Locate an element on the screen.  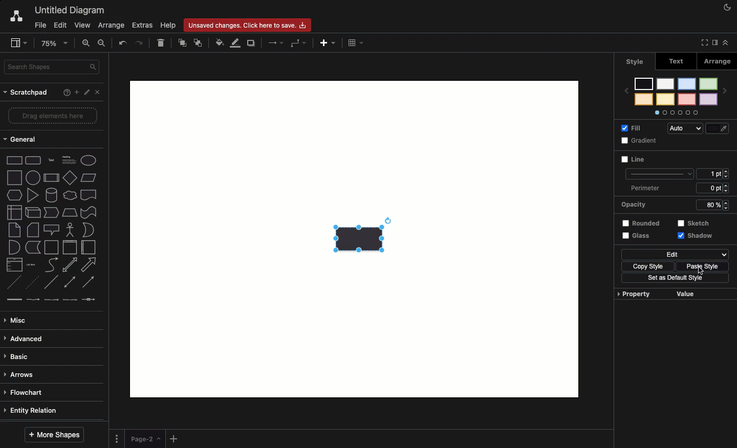
document  is located at coordinates (89, 195).